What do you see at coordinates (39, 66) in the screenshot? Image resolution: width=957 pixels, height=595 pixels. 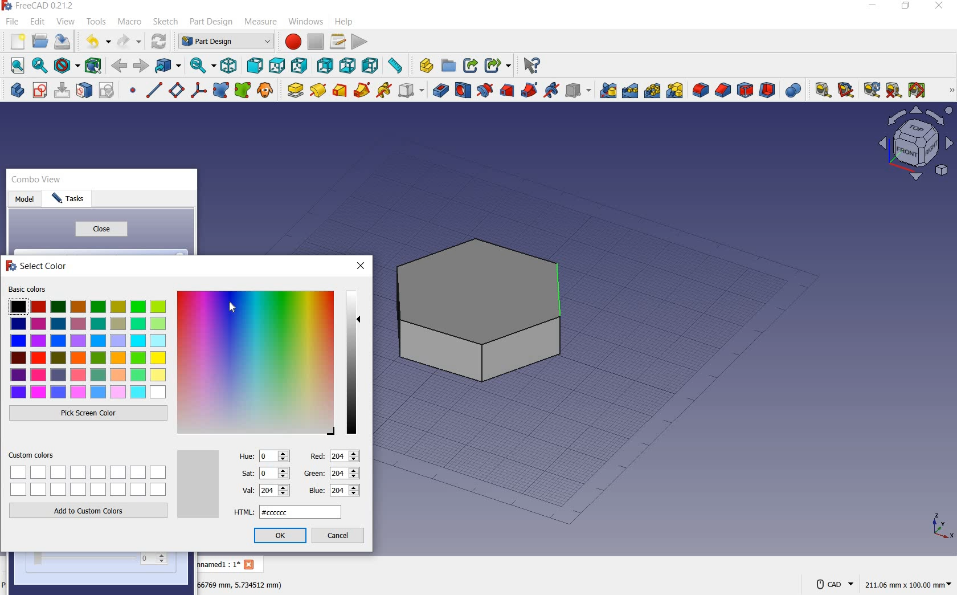 I see `fit selection` at bounding box center [39, 66].